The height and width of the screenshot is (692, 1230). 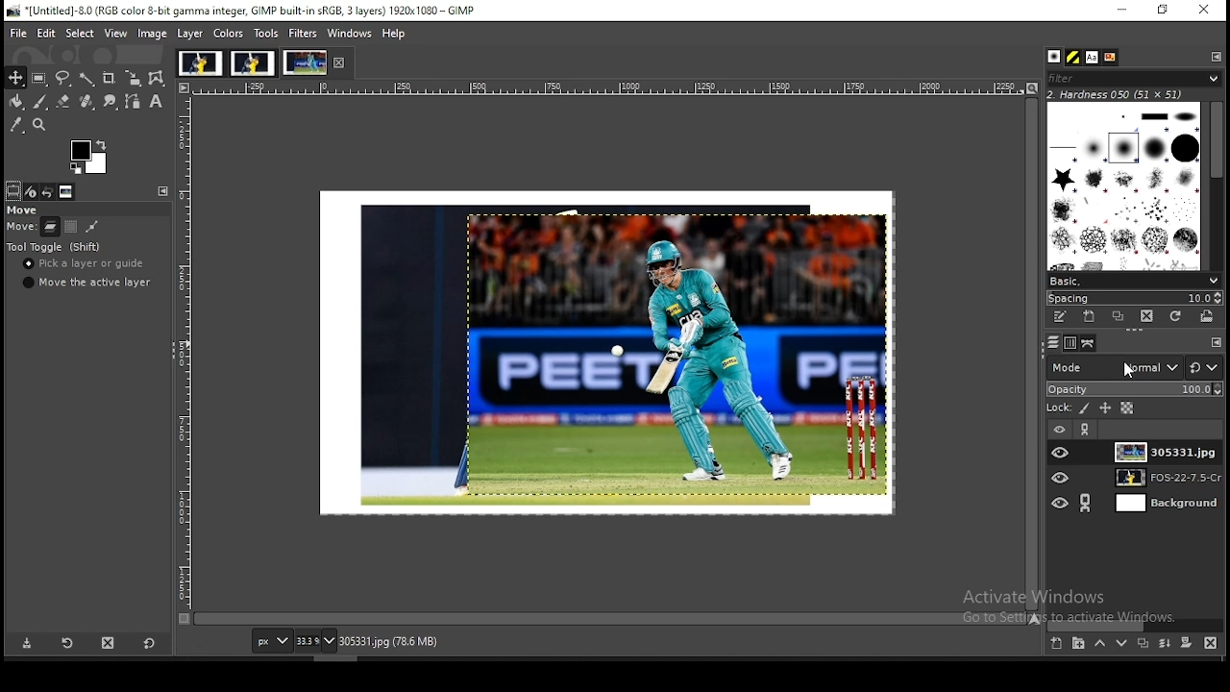 I want to click on units, so click(x=271, y=640).